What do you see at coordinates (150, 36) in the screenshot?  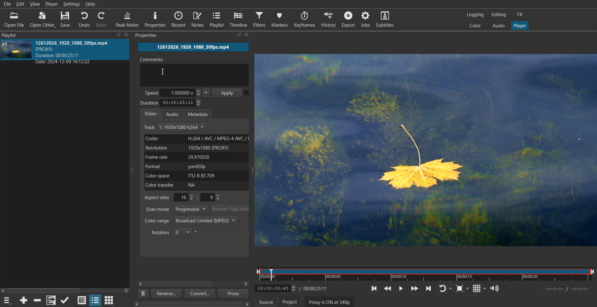 I see `Properties Panel` at bounding box center [150, 36].